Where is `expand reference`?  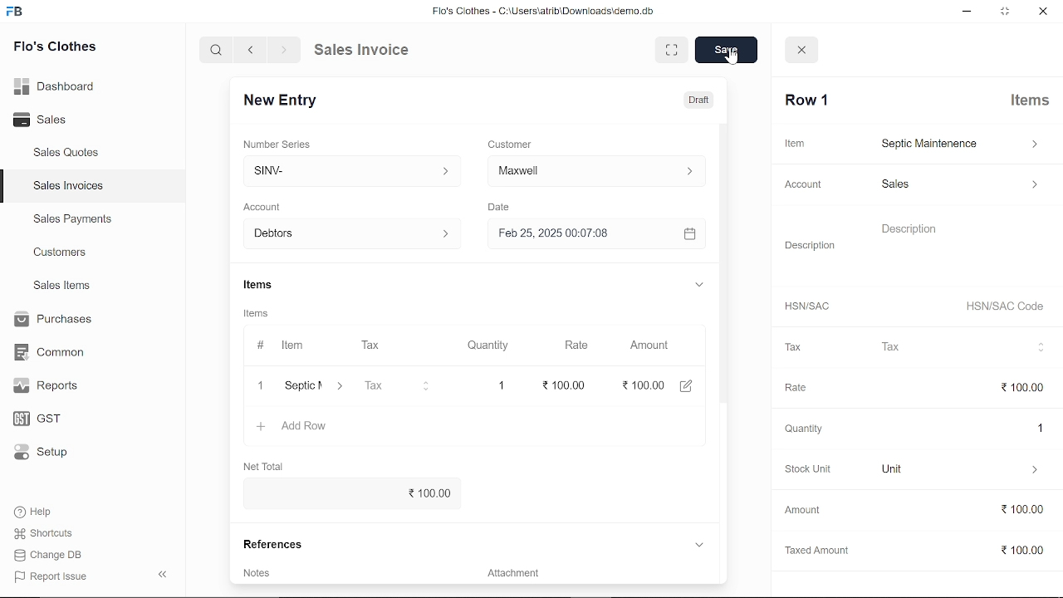
expand reference is located at coordinates (698, 545).